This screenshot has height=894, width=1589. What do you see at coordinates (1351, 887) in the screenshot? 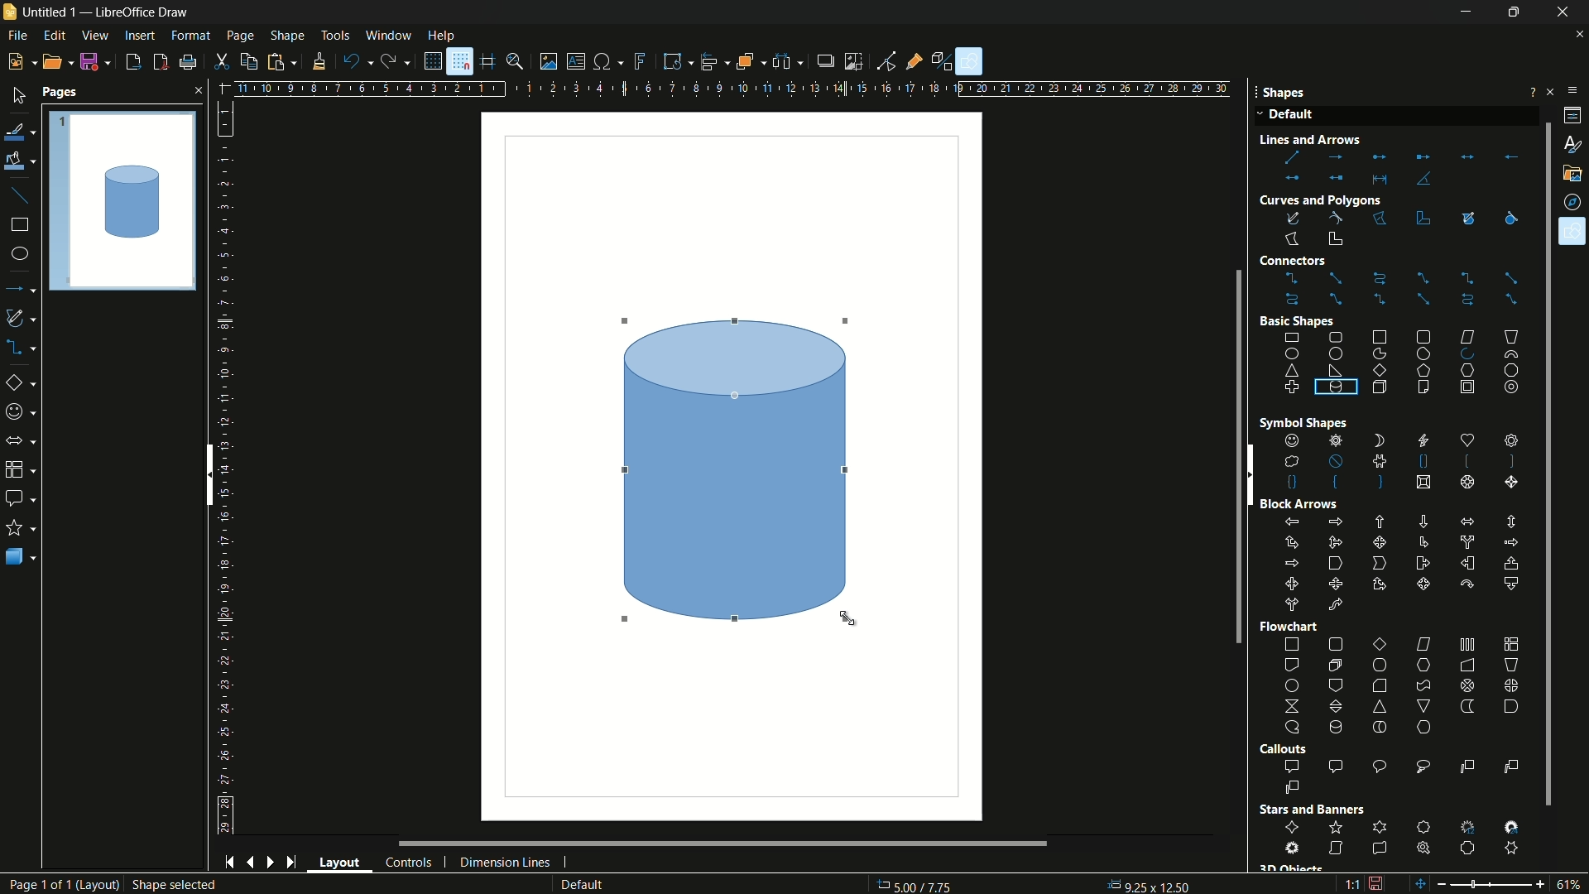
I see `scaling factor` at bounding box center [1351, 887].